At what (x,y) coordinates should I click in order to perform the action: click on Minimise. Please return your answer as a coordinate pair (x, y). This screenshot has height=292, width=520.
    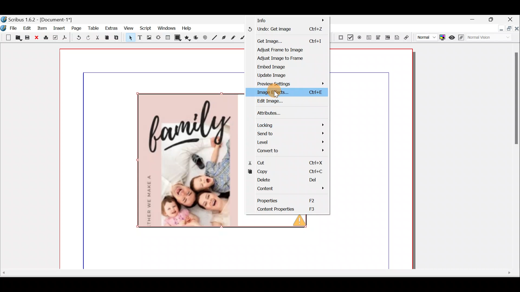
    Looking at the image, I should click on (476, 20).